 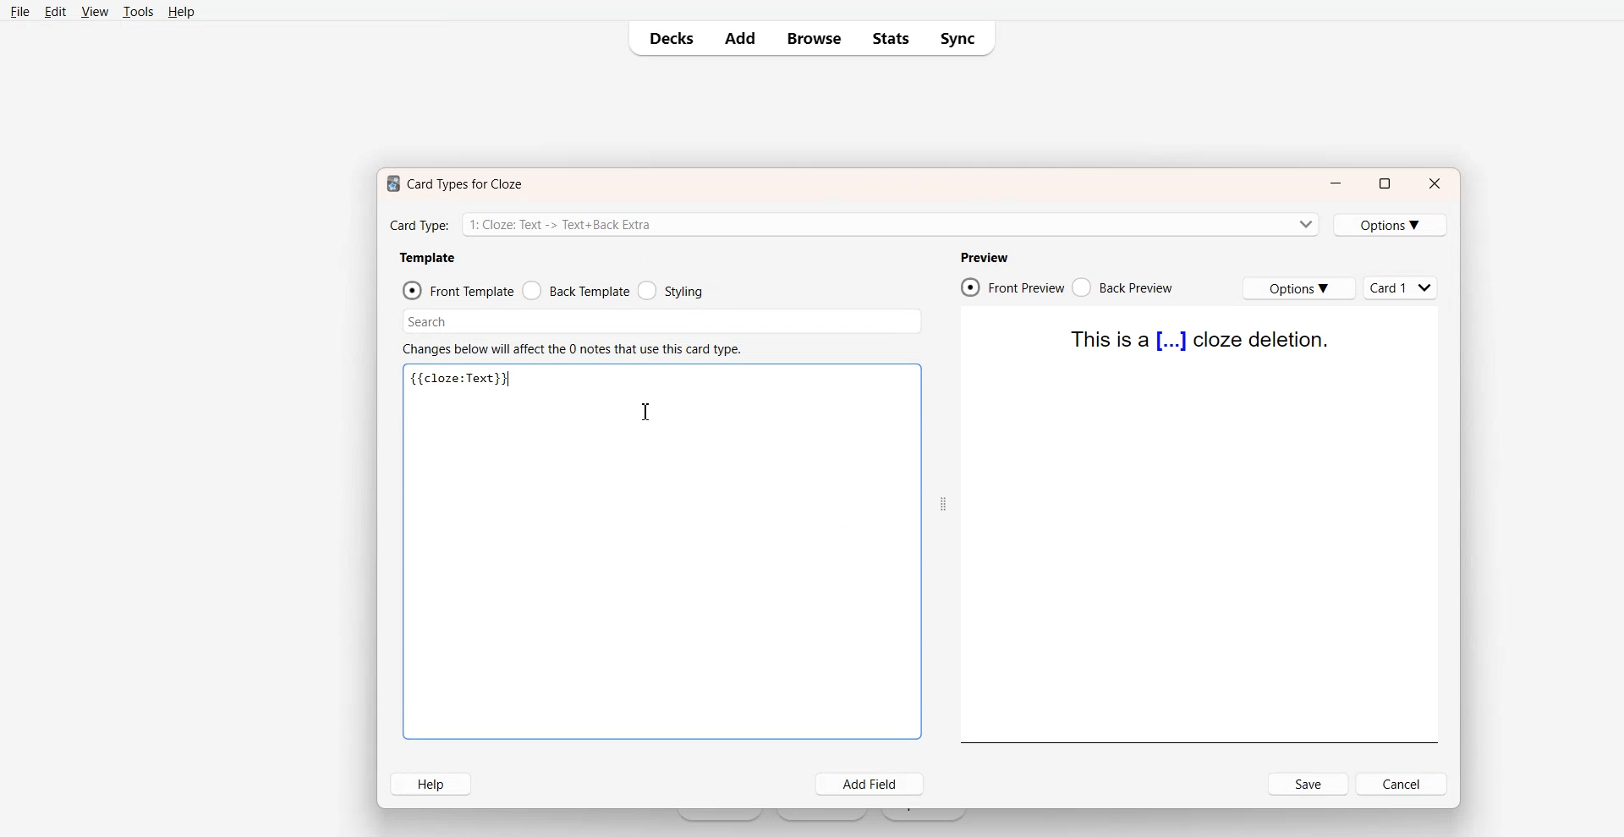 I want to click on Template, so click(x=427, y=258).